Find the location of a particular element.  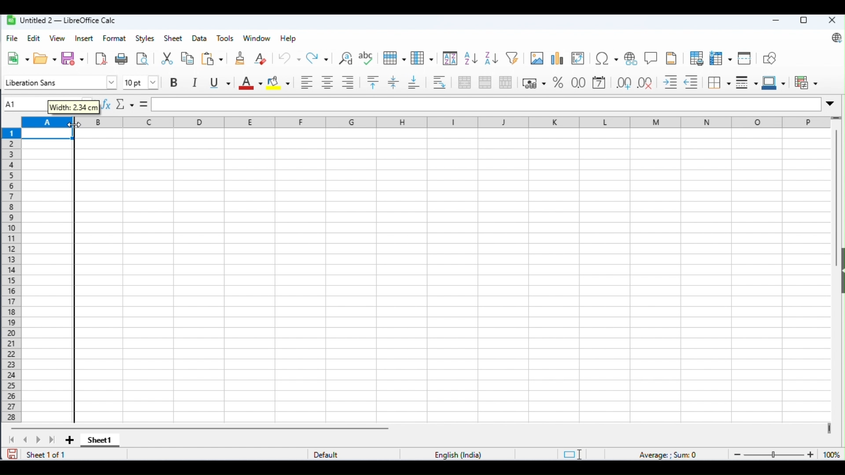

save is located at coordinates (73, 58).